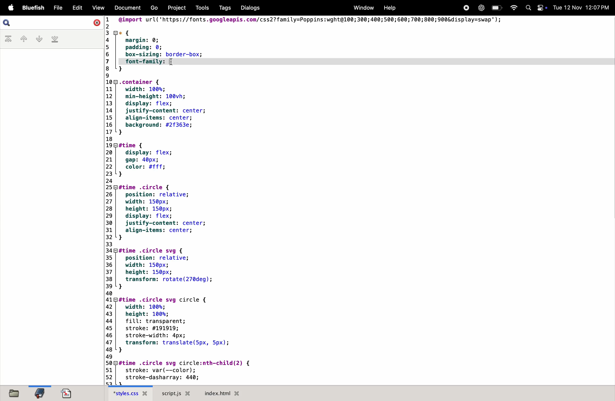 Image resolution: width=615 pixels, height=401 pixels. I want to click on last bookmark, so click(55, 40).